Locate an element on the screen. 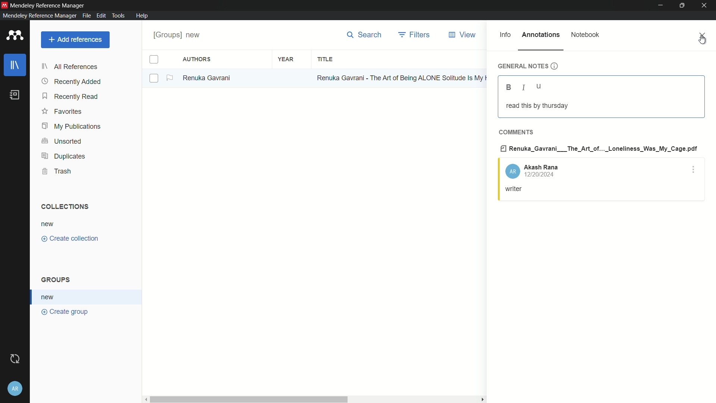  view is located at coordinates (464, 35).